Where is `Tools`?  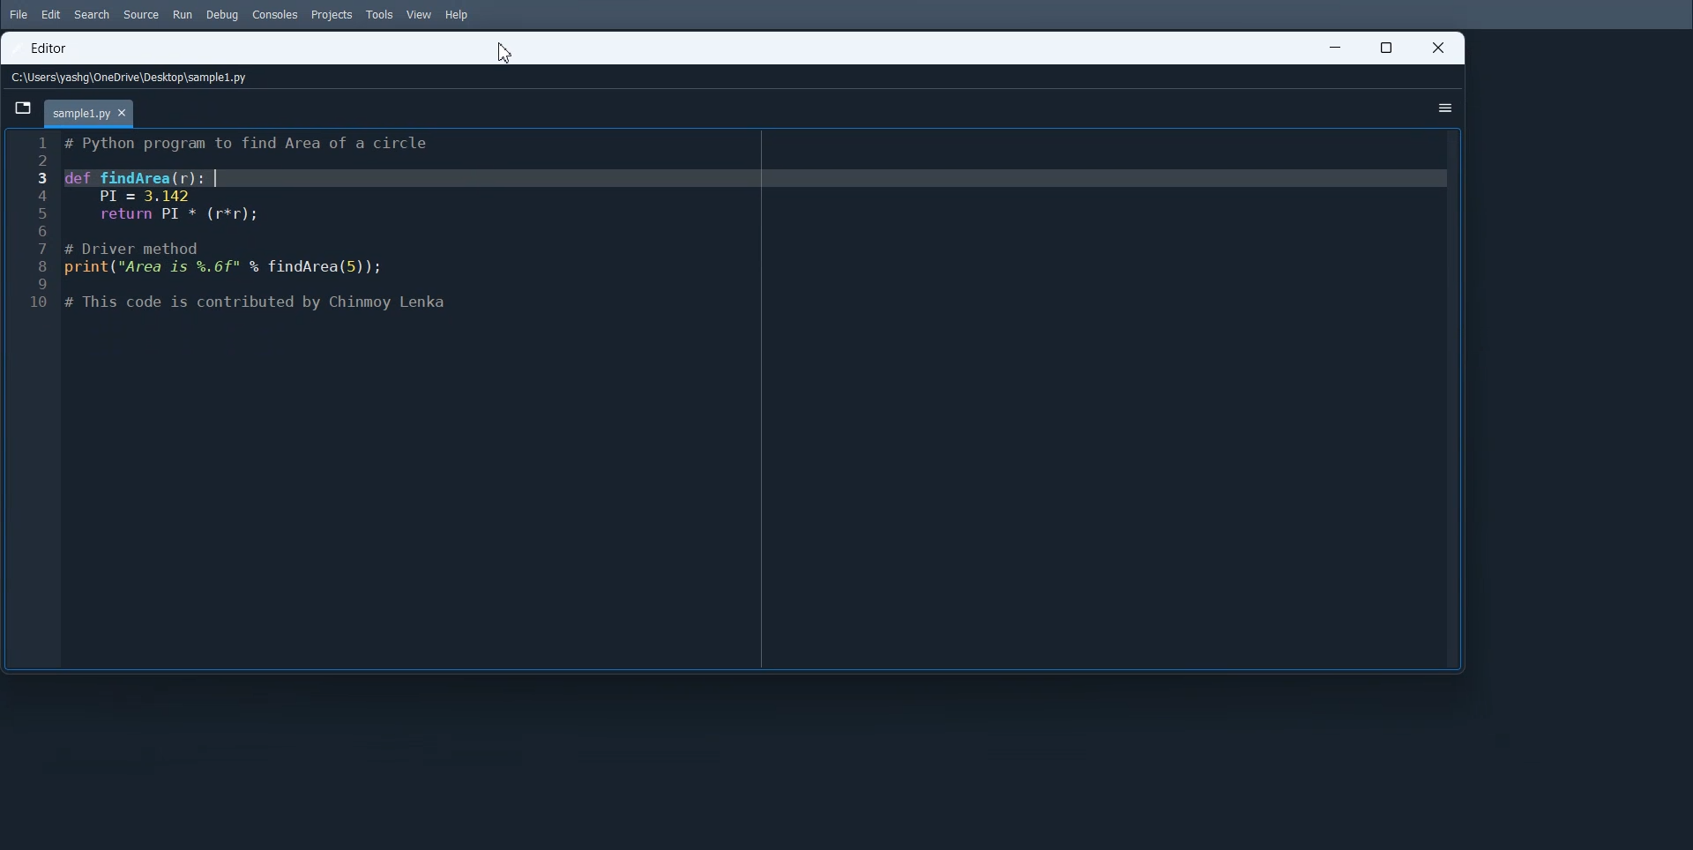
Tools is located at coordinates (380, 14).